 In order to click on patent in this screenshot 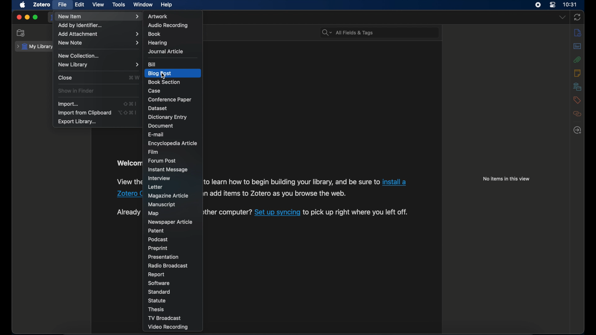, I will do `click(155, 230)`.